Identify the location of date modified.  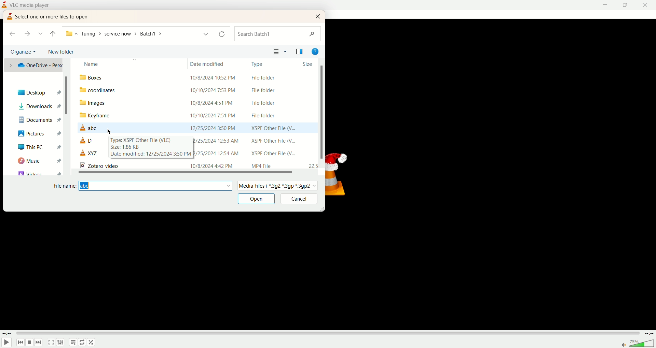
(207, 64).